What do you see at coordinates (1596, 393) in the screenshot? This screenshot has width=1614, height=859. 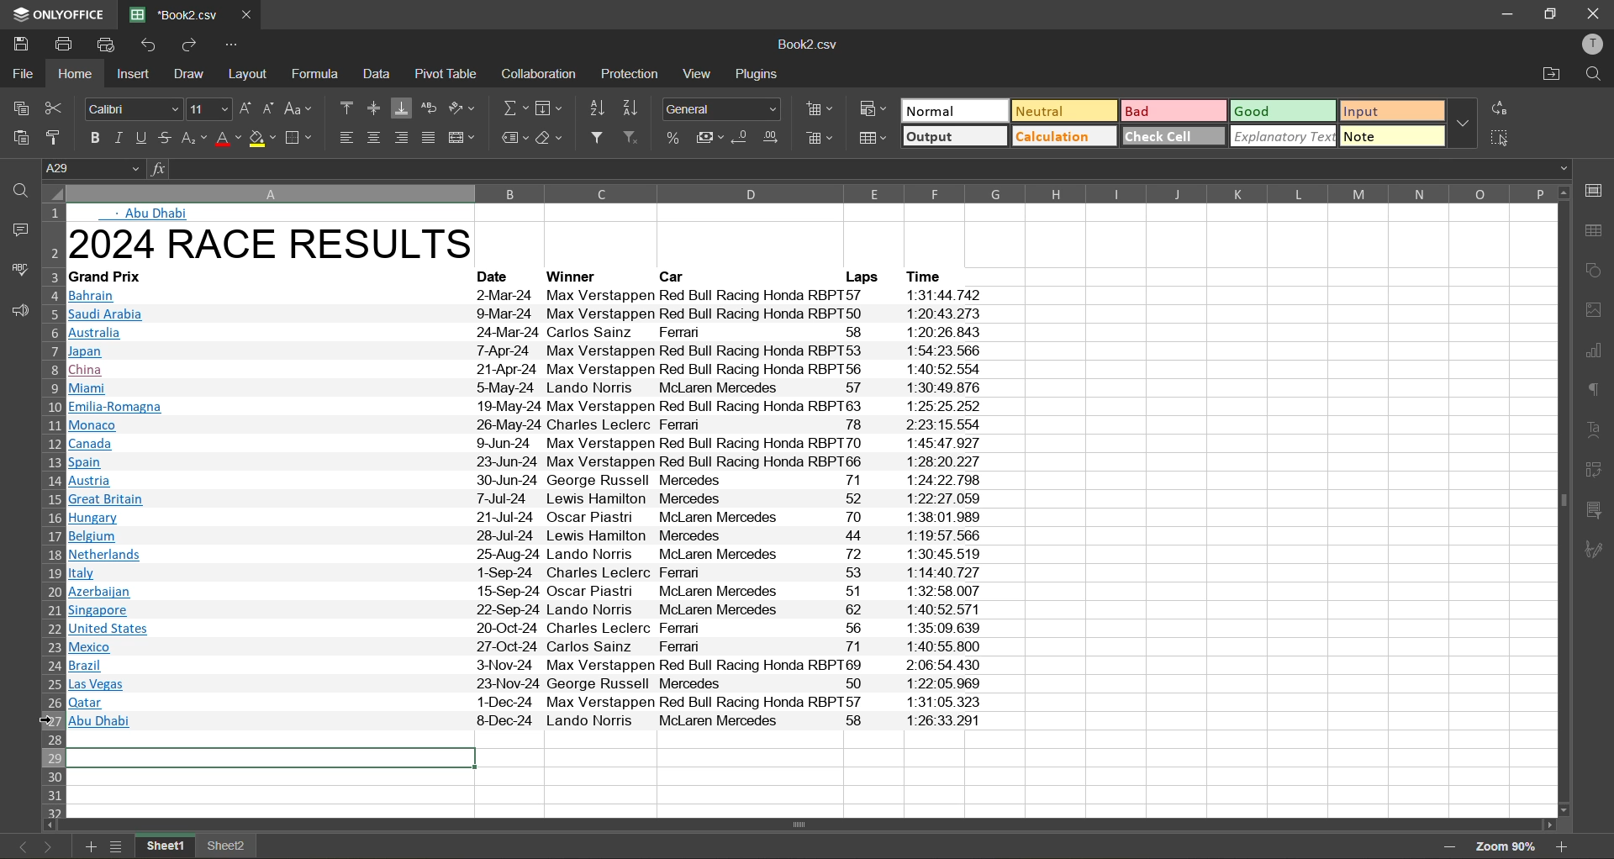 I see `paragraph` at bounding box center [1596, 393].